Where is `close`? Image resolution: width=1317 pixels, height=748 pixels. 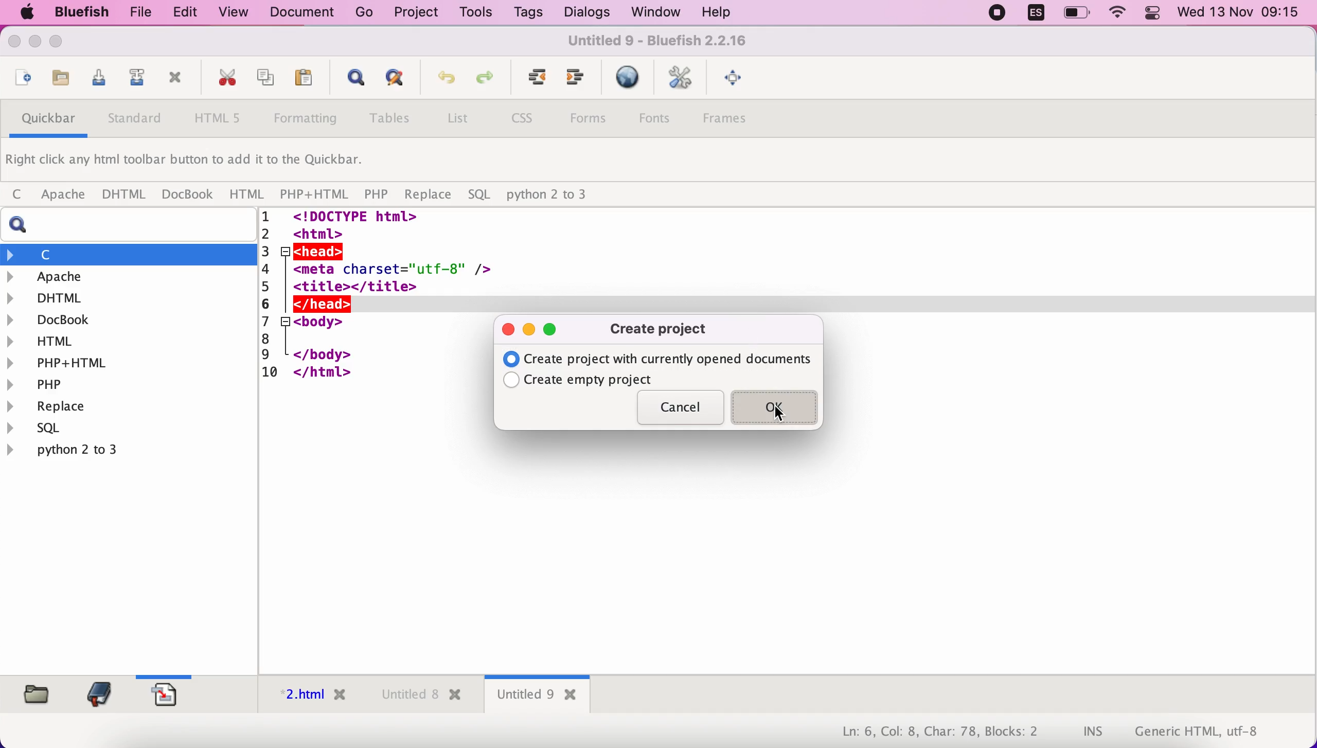 close is located at coordinates (17, 44).